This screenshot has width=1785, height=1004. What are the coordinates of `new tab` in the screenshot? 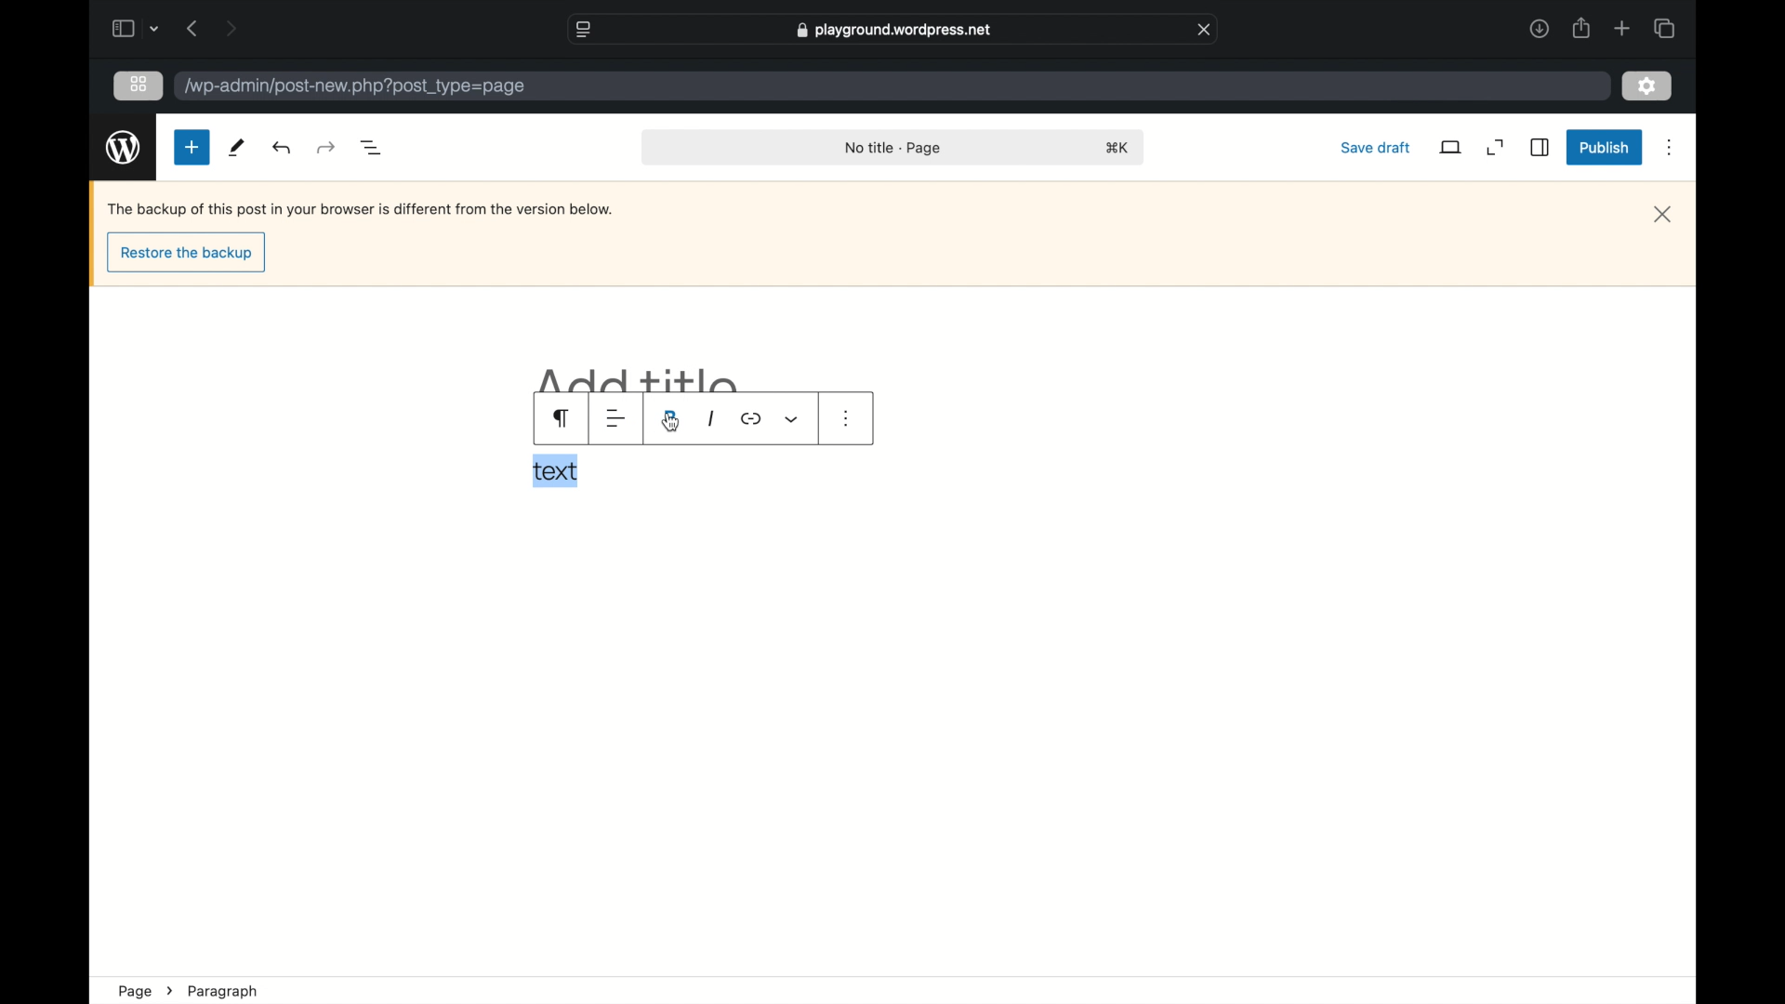 It's located at (1623, 28).